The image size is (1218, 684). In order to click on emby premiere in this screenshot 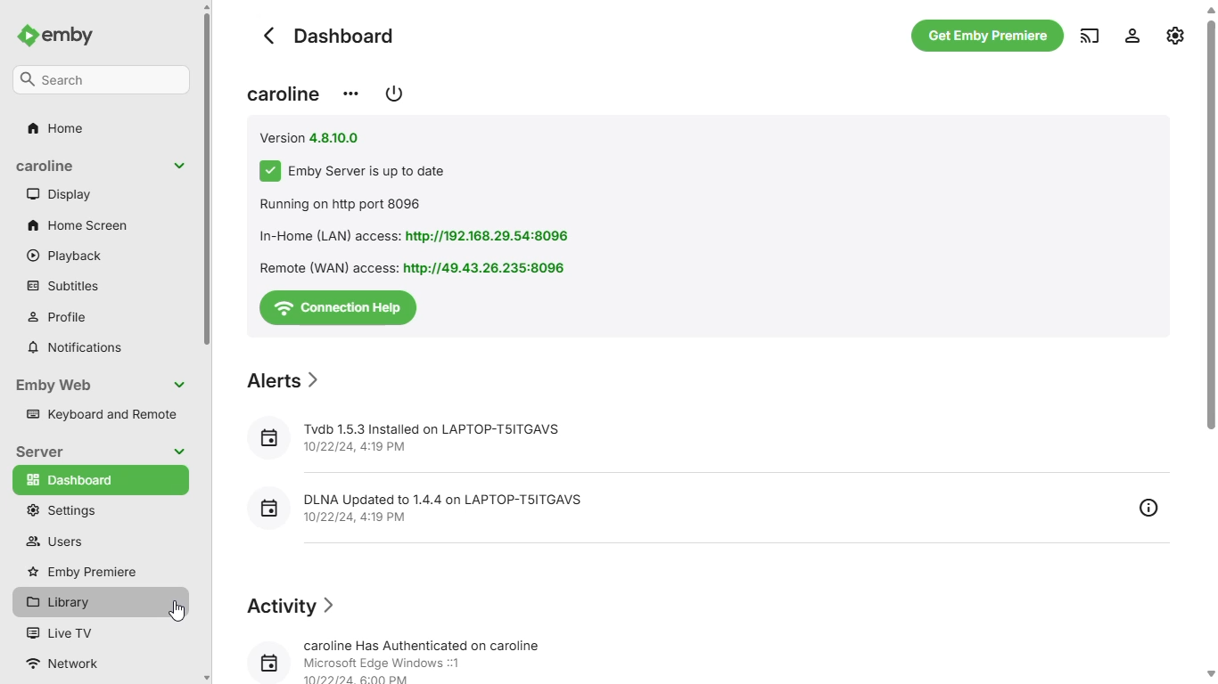, I will do `click(83, 571)`.